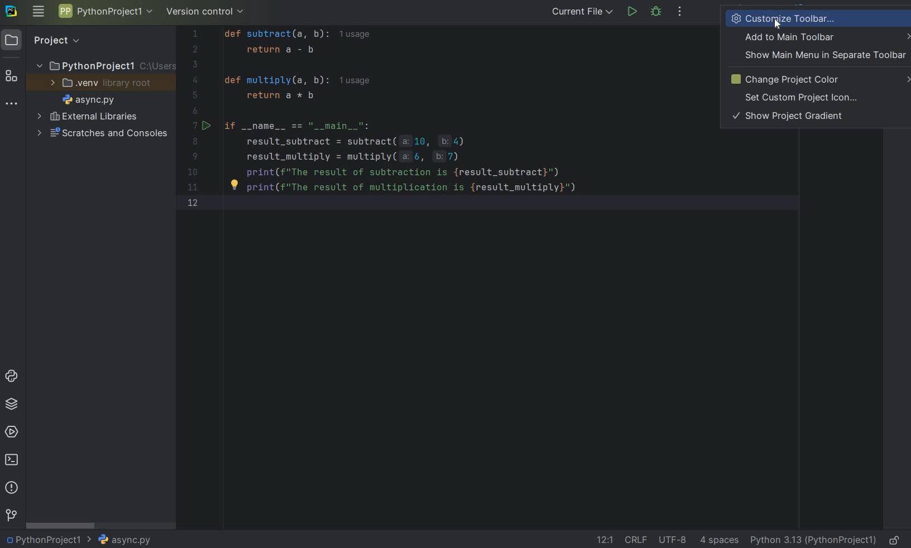 This screenshot has width=911, height=548. Describe the element at coordinates (778, 25) in the screenshot. I see `Cursor` at that location.